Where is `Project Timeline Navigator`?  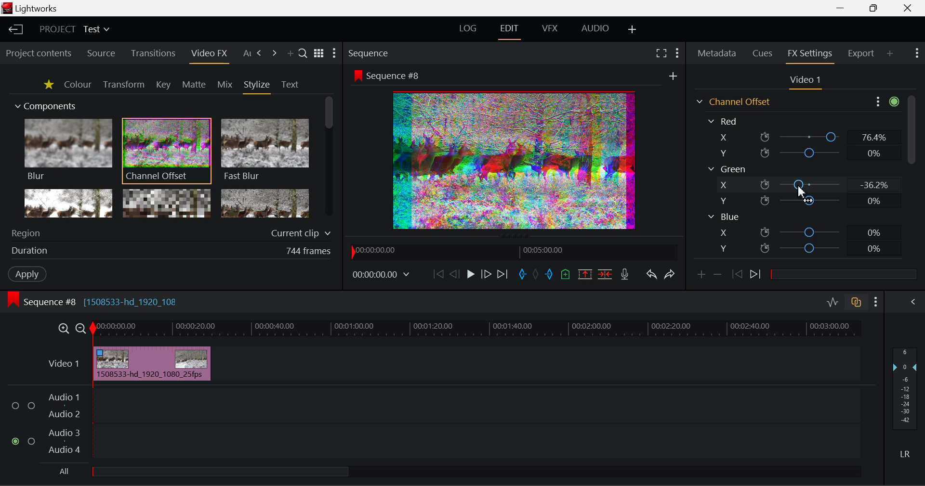
Project Timeline Navigator is located at coordinates (515, 252).